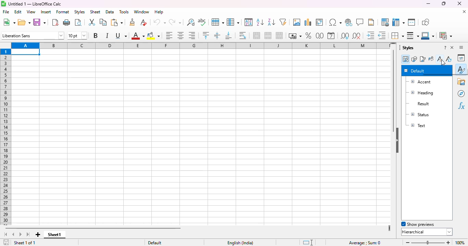 This screenshot has height=246, width=468. Describe the element at coordinates (370, 35) in the screenshot. I see `increase indent` at that location.